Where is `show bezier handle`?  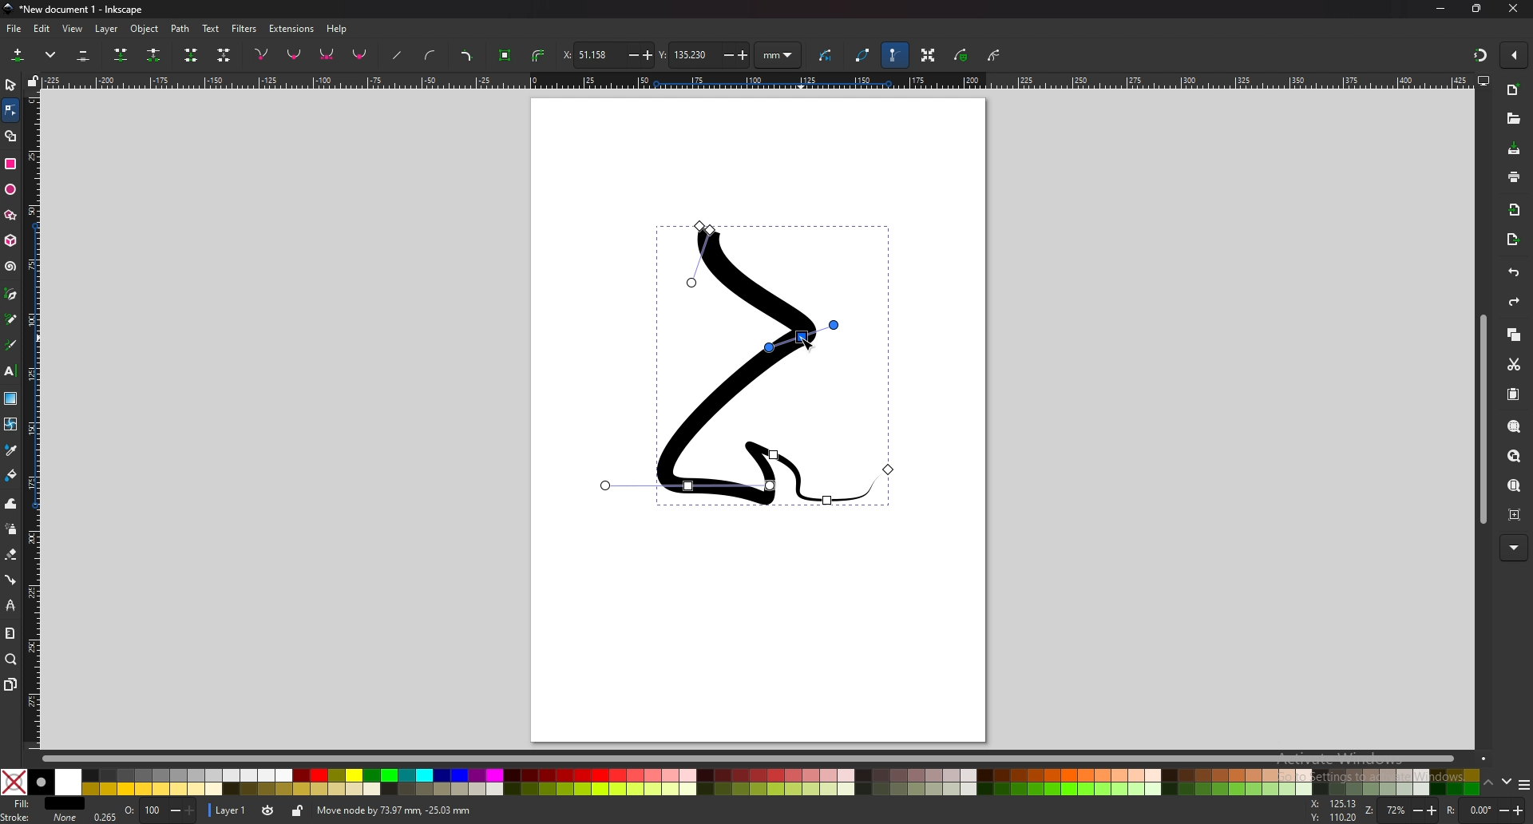 show bezier handle is located at coordinates (894, 55).